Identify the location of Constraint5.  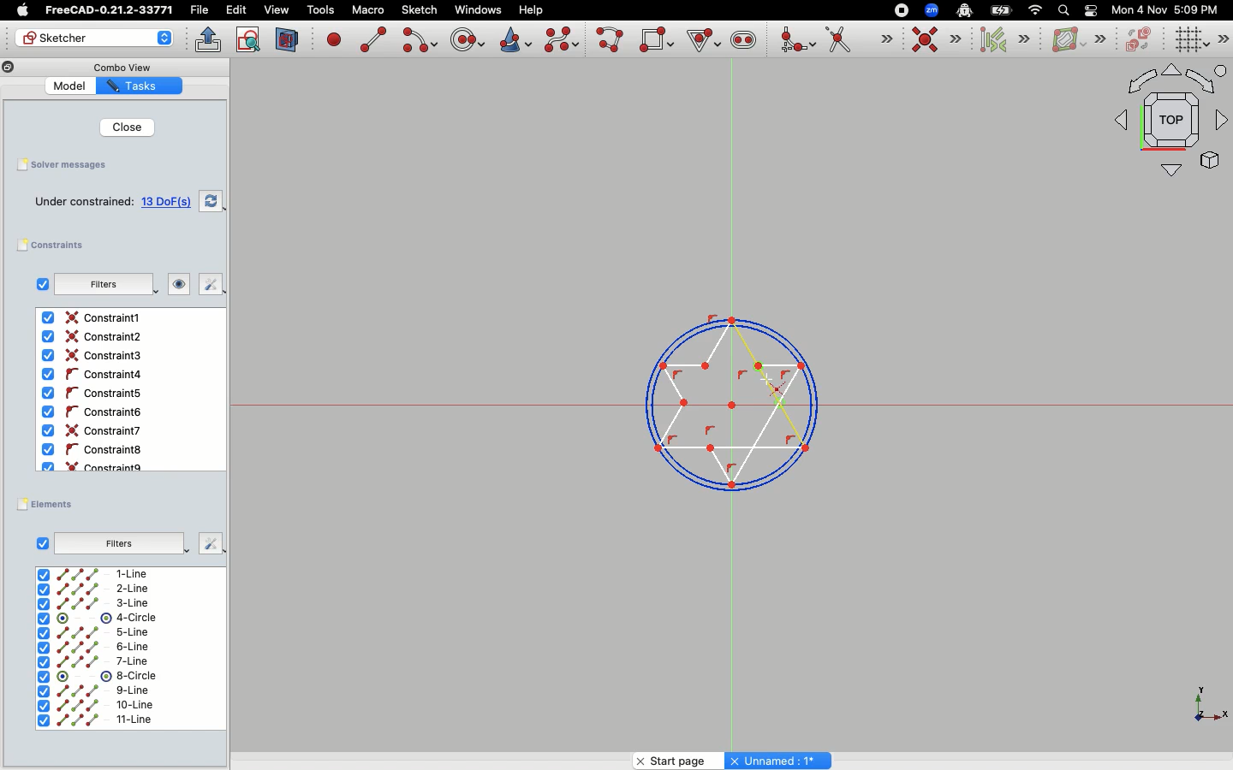
(92, 394).